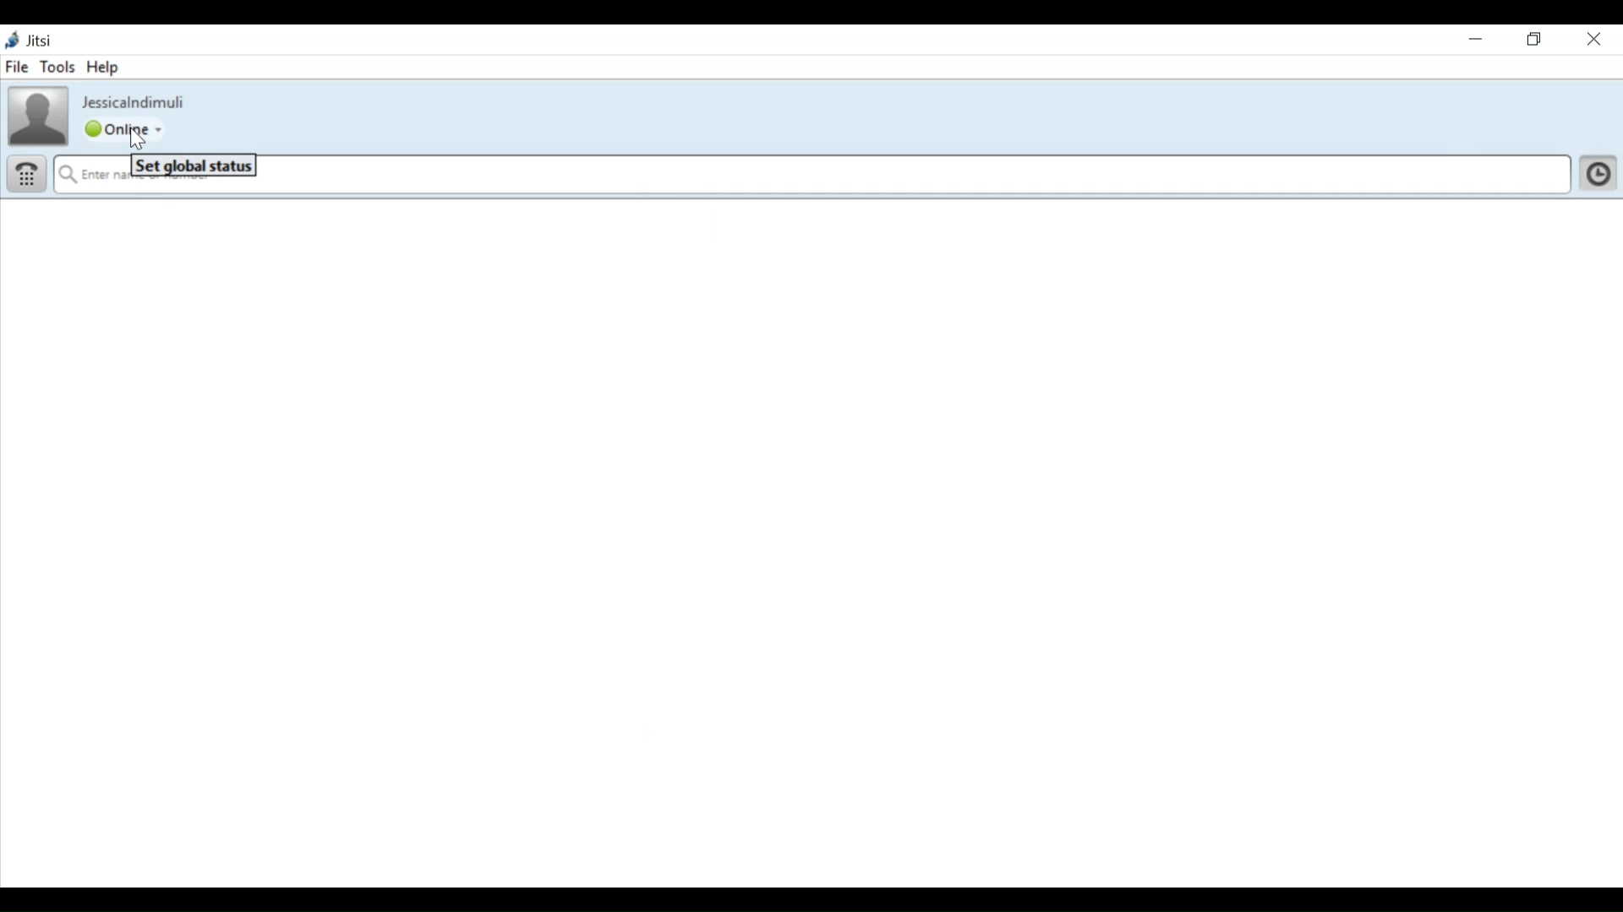  What do you see at coordinates (28, 172) in the screenshot?
I see `Dial pad` at bounding box center [28, 172].